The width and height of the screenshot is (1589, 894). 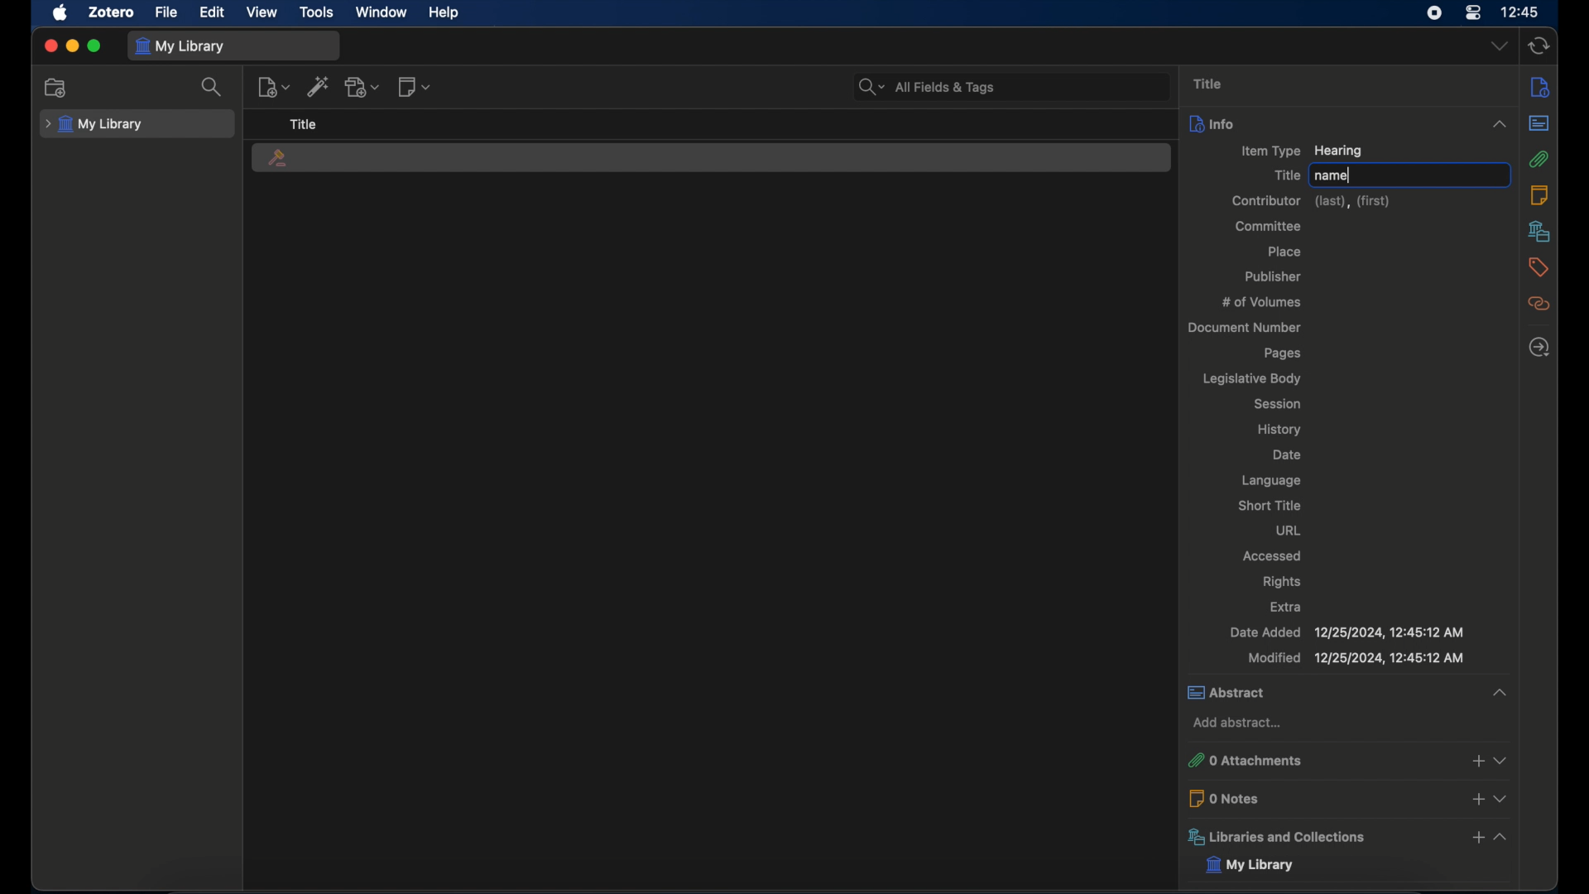 I want to click on history, so click(x=1280, y=430).